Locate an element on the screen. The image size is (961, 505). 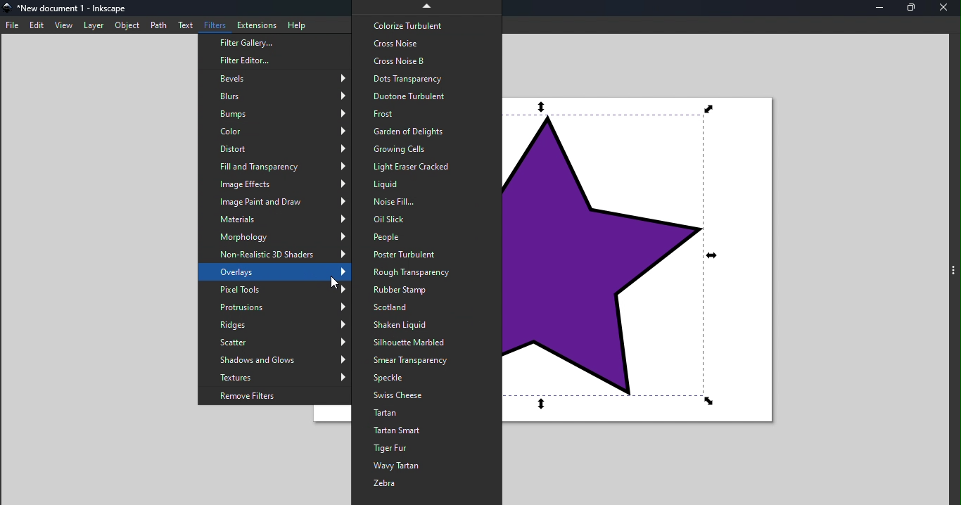
Smear transparency is located at coordinates (427, 360).